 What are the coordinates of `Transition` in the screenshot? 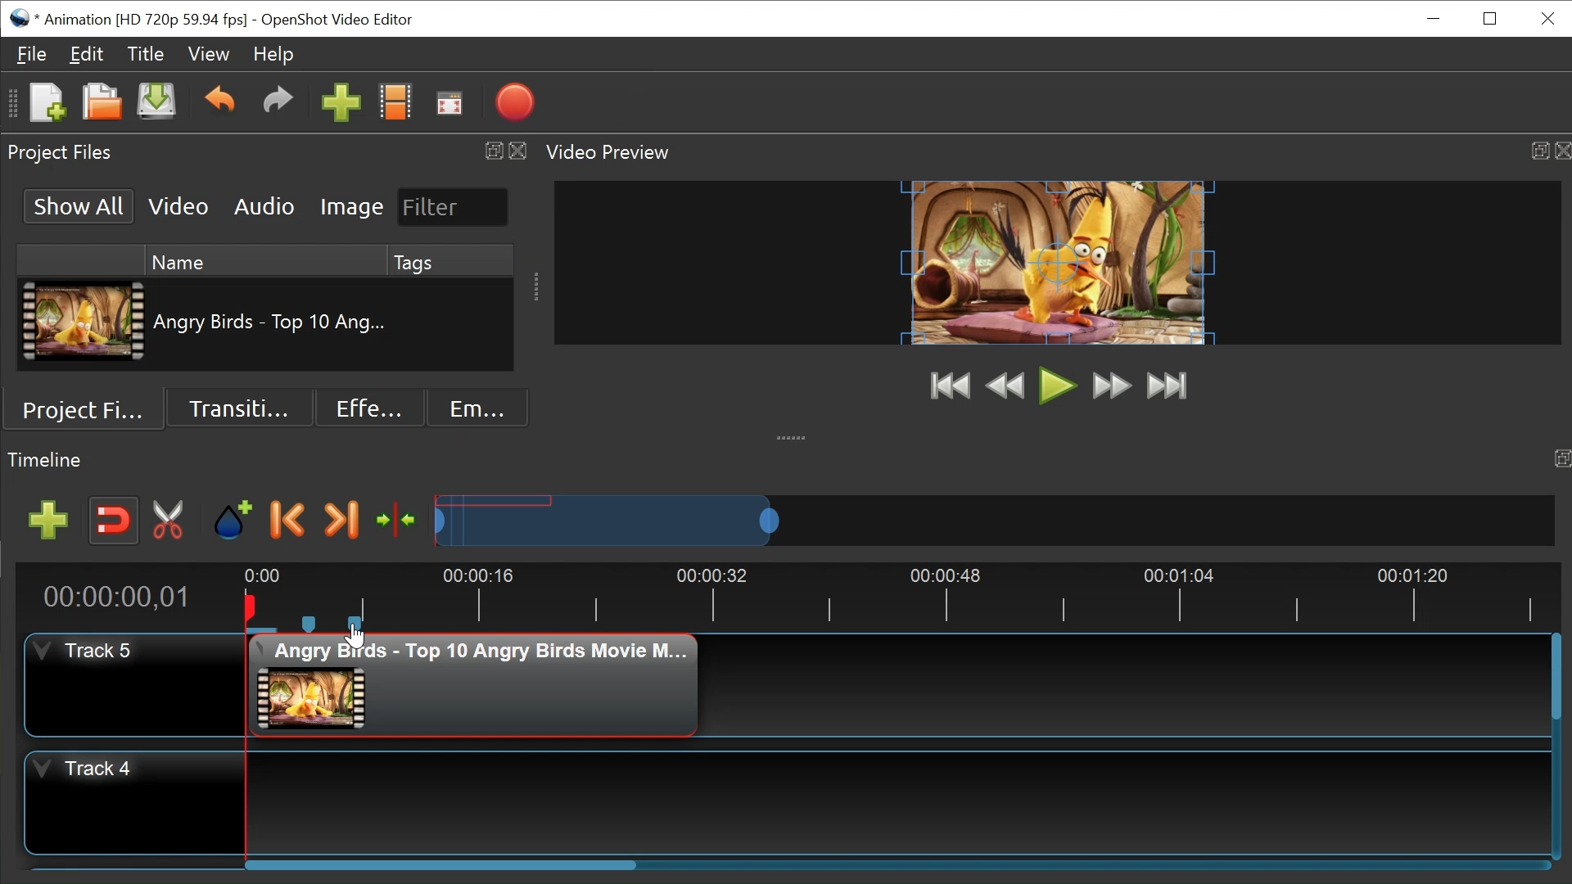 It's located at (238, 408).